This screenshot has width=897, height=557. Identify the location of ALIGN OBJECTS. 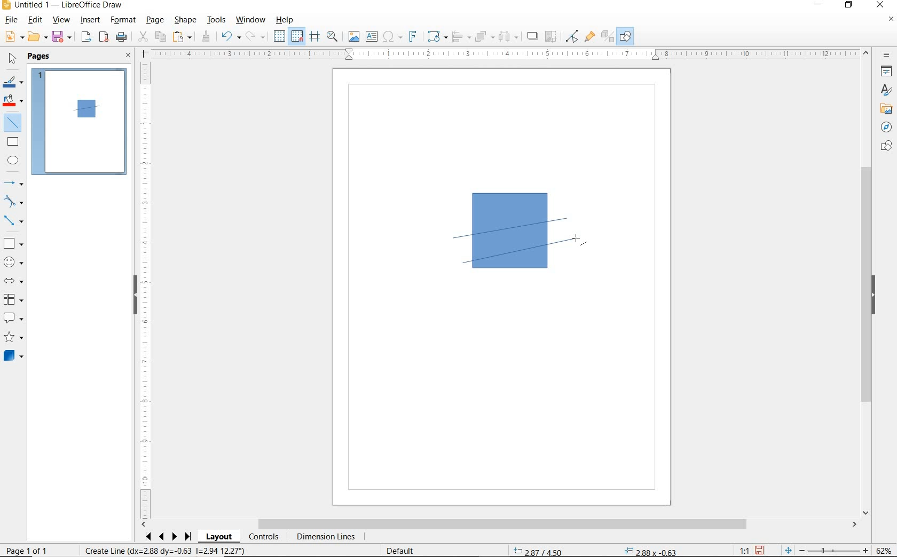
(461, 37).